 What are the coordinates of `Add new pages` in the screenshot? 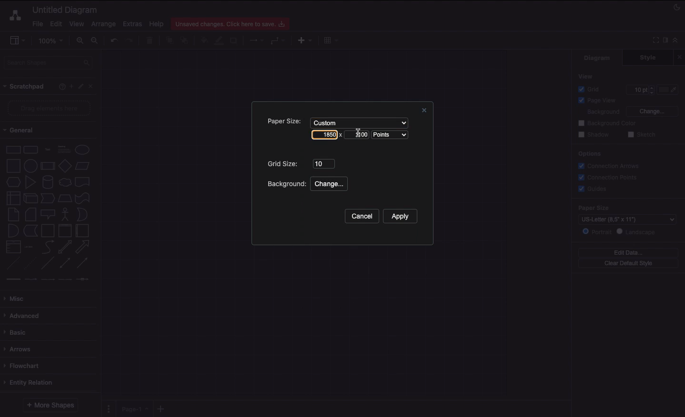 It's located at (162, 409).